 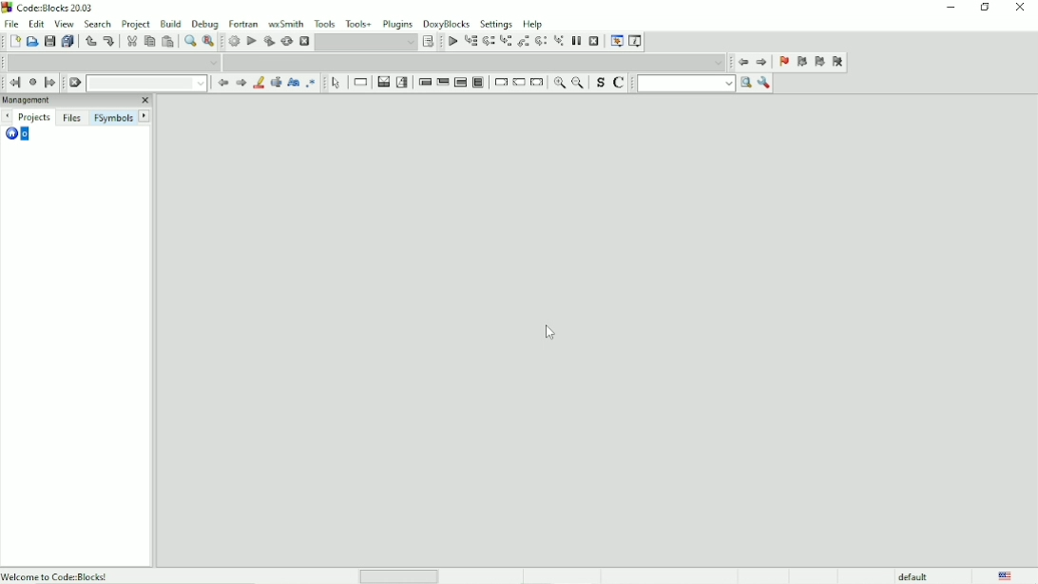 What do you see at coordinates (429, 42) in the screenshot?
I see `Show the select target dialog` at bounding box center [429, 42].